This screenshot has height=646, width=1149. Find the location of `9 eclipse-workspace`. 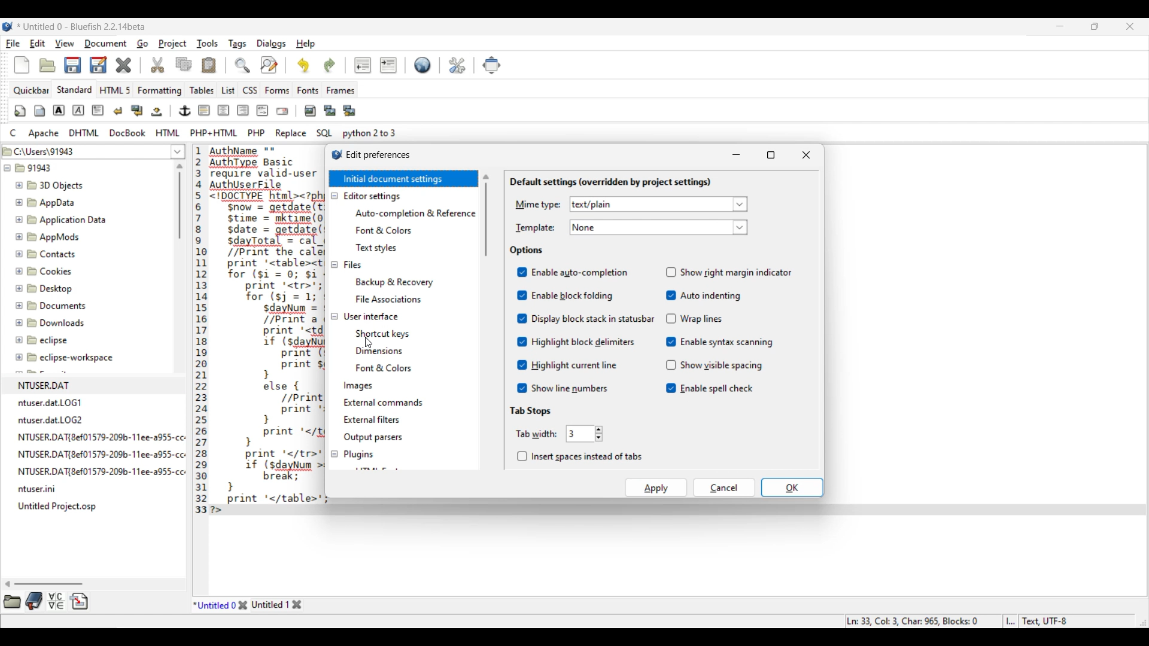

9 eclipse-workspace is located at coordinates (76, 358).